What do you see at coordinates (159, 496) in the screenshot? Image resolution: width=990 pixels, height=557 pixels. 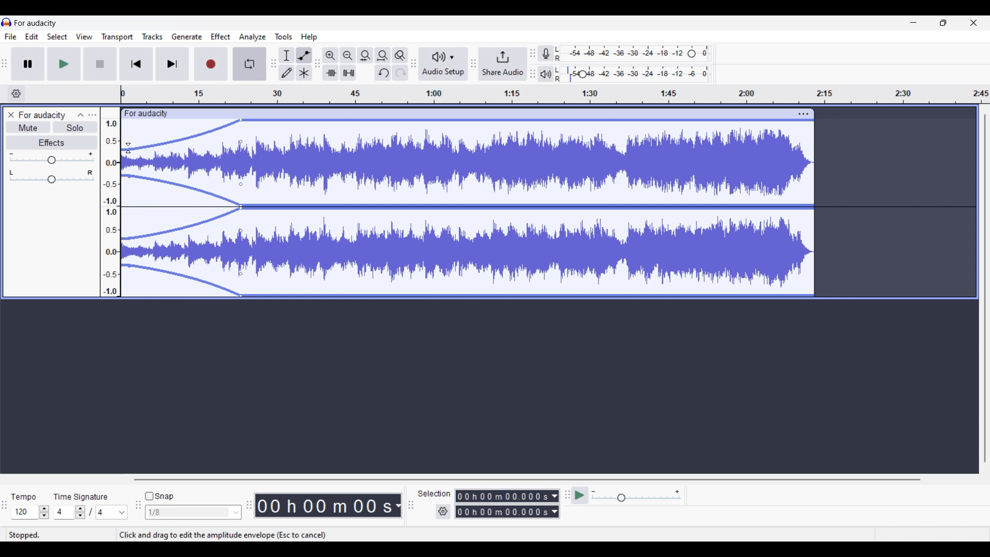 I see `Snap toggle` at bounding box center [159, 496].